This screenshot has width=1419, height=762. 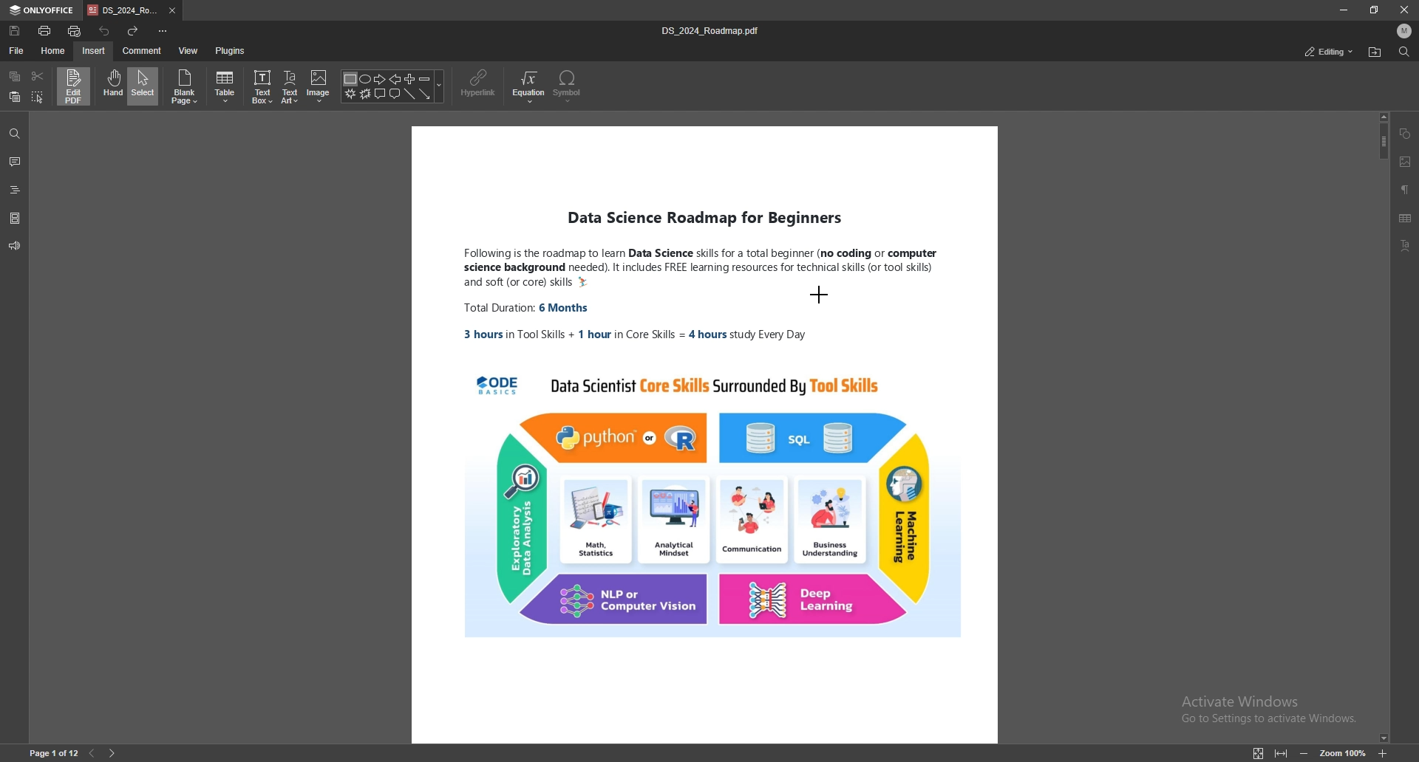 What do you see at coordinates (1381, 427) in the screenshot?
I see `scroll bar` at bounding box center [1381, 427].